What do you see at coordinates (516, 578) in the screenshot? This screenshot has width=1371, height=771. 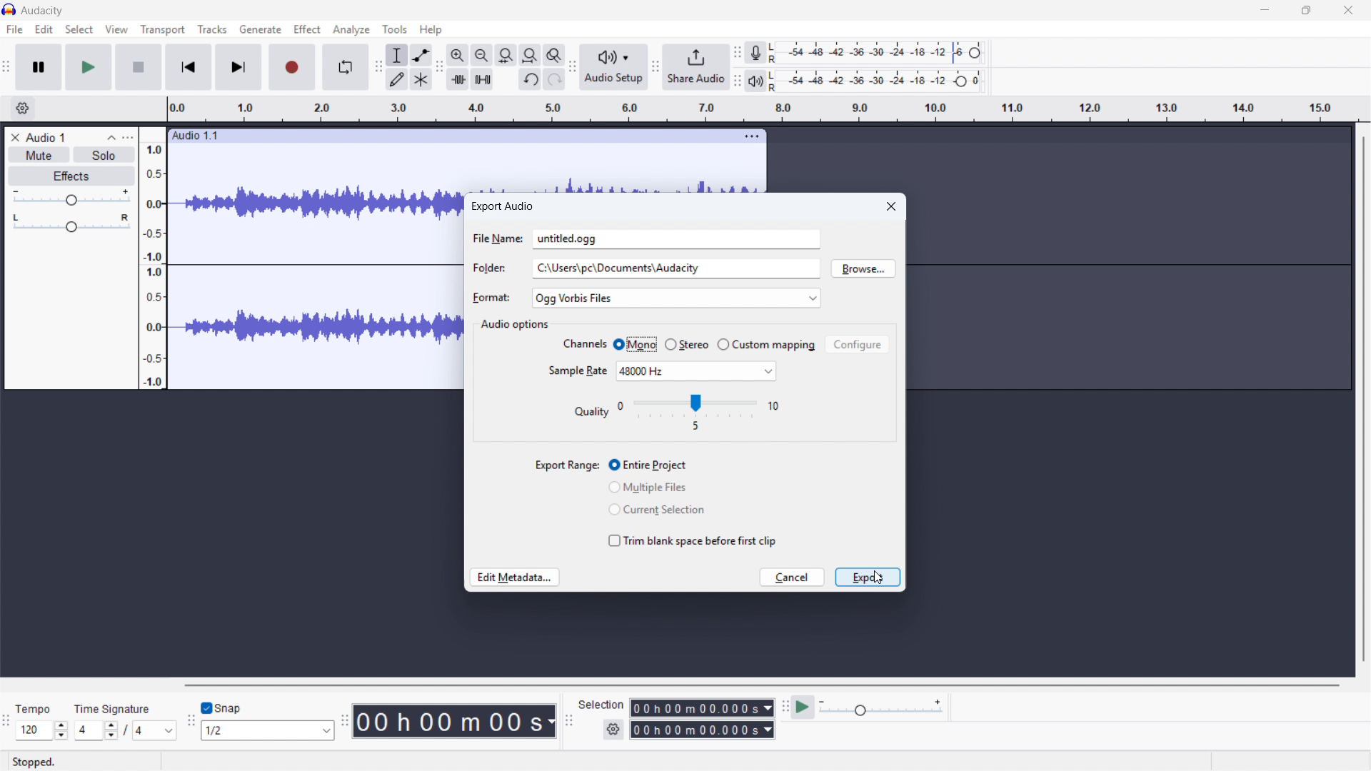 I see `Edit metadata ` at bounding box center [516, 578].